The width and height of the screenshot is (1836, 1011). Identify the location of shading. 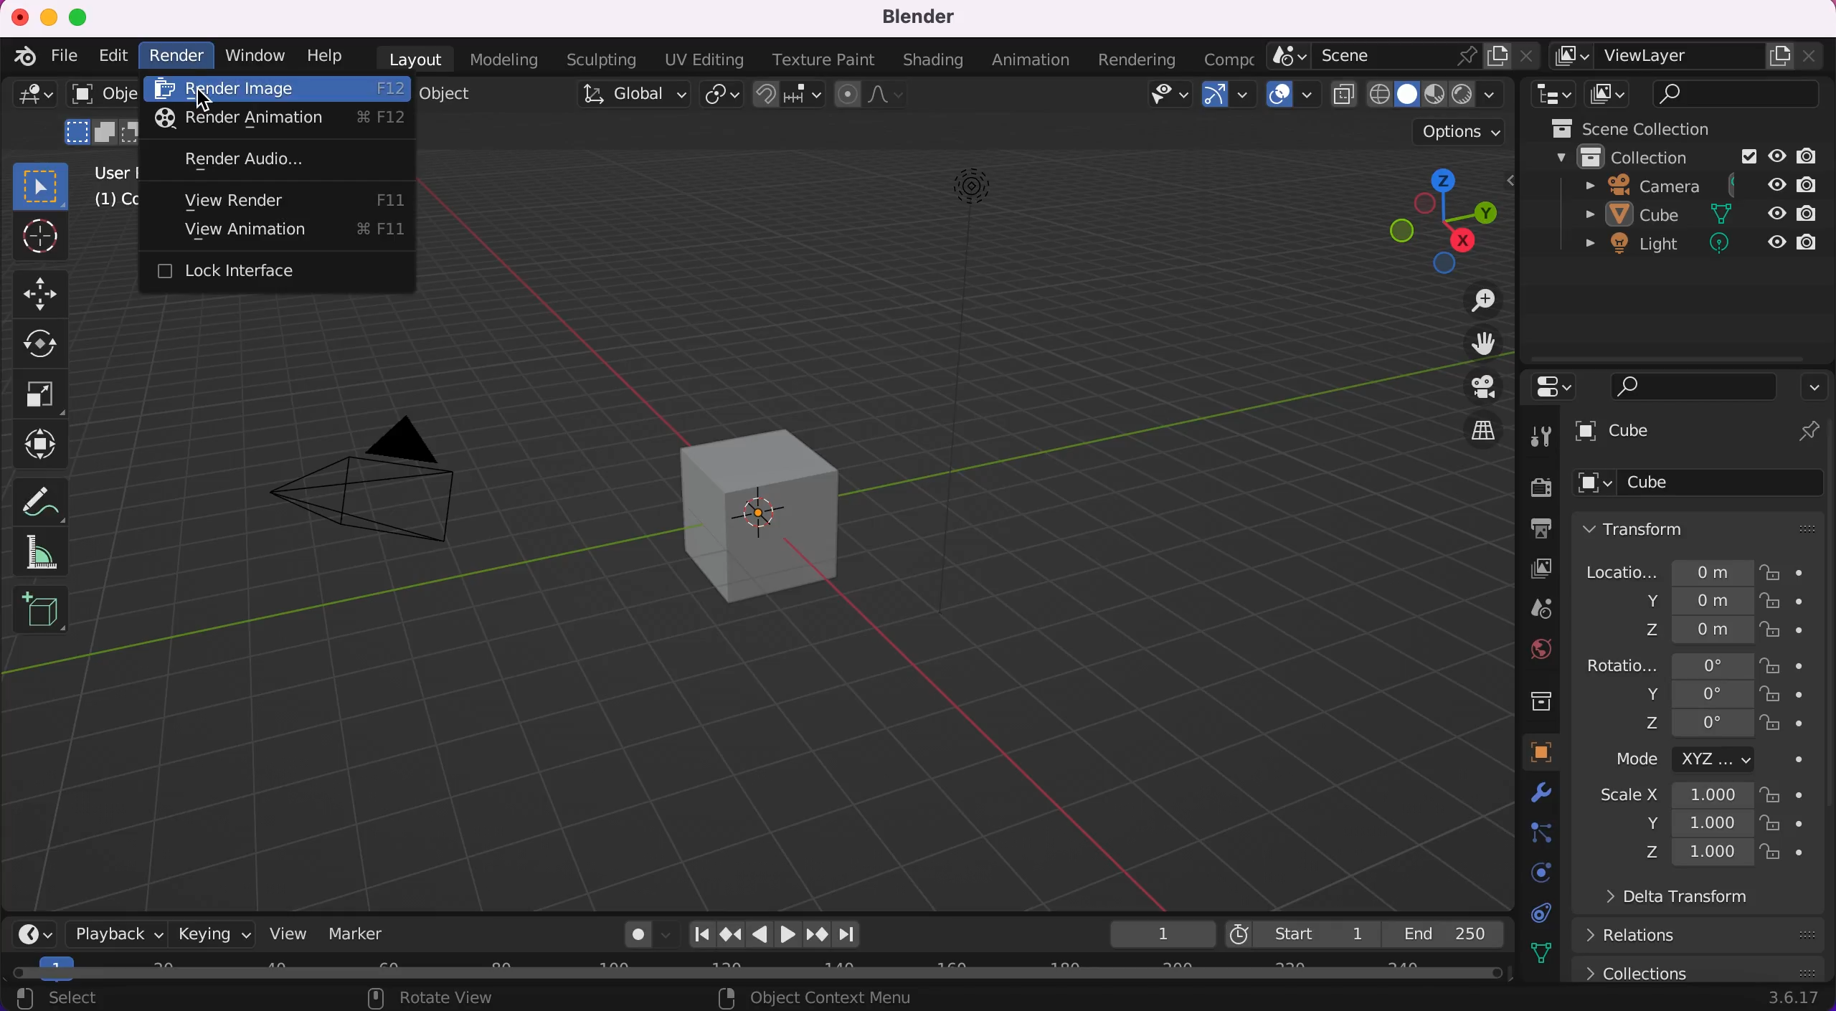
(1438, 95).